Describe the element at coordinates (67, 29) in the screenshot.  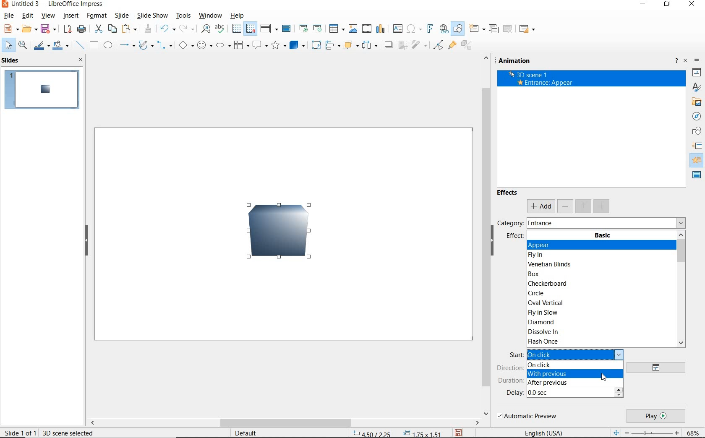
I see `save as pdf` at that location.